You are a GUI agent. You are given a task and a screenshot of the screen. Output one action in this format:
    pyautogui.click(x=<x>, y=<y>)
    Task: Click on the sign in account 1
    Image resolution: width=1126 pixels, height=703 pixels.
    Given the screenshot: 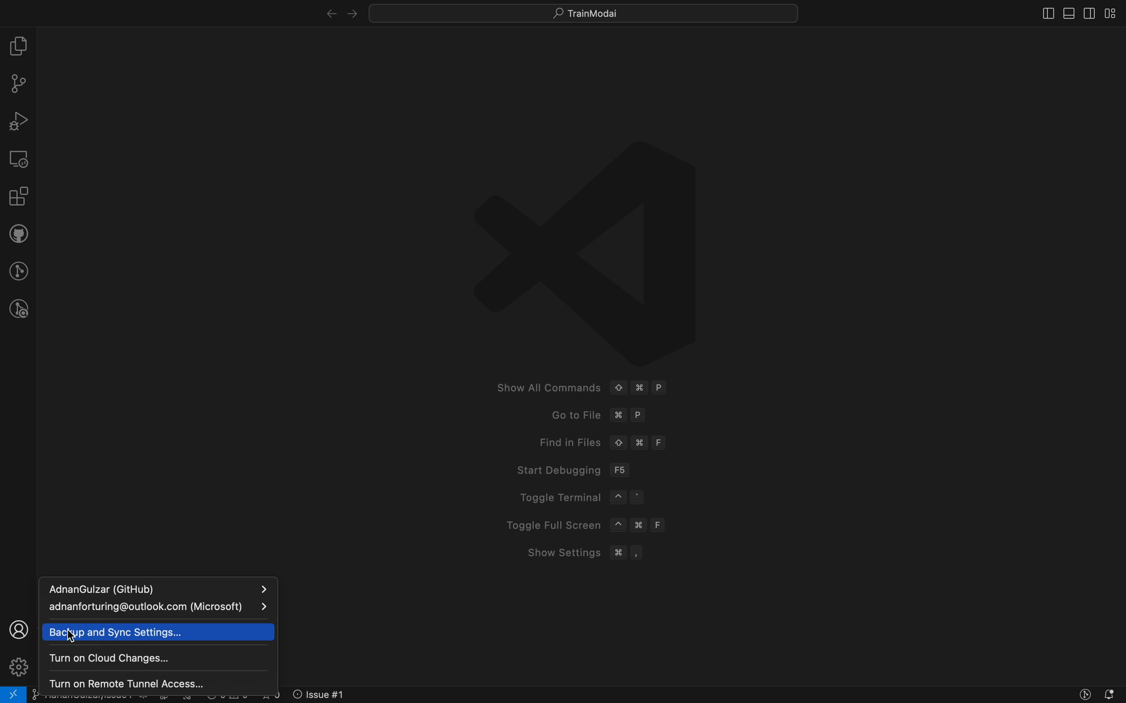 What is the action you would take?
    pyautogui.click(x=161, y=589)
    